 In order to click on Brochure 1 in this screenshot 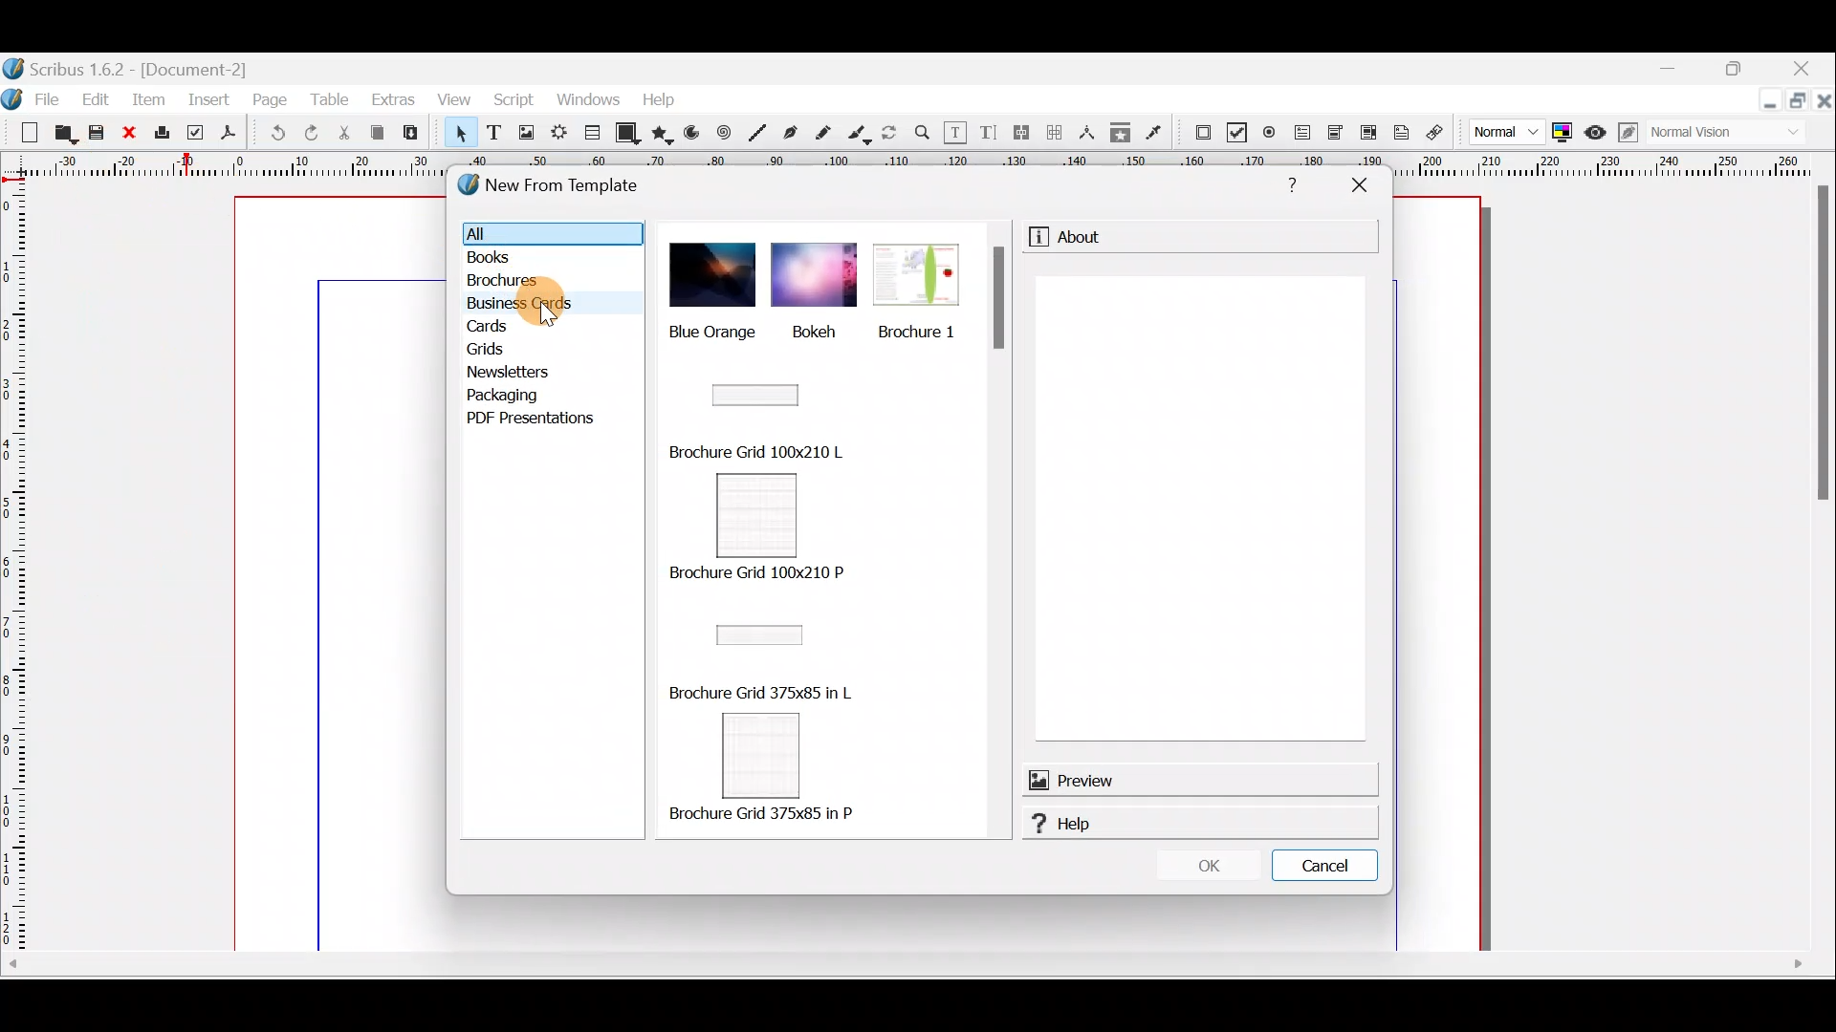, I will do `click(922, 334)`.